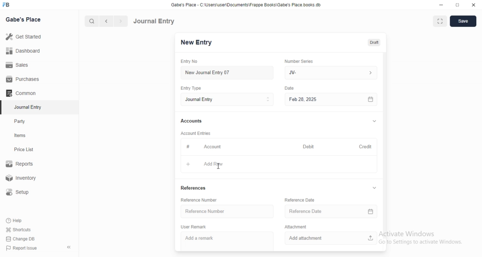 The height and width of the screenshot is (257, 482). What do you see at coordinates (196, 43) in the screenshot?
I see `New Entry` at bounding box center [196, 43].